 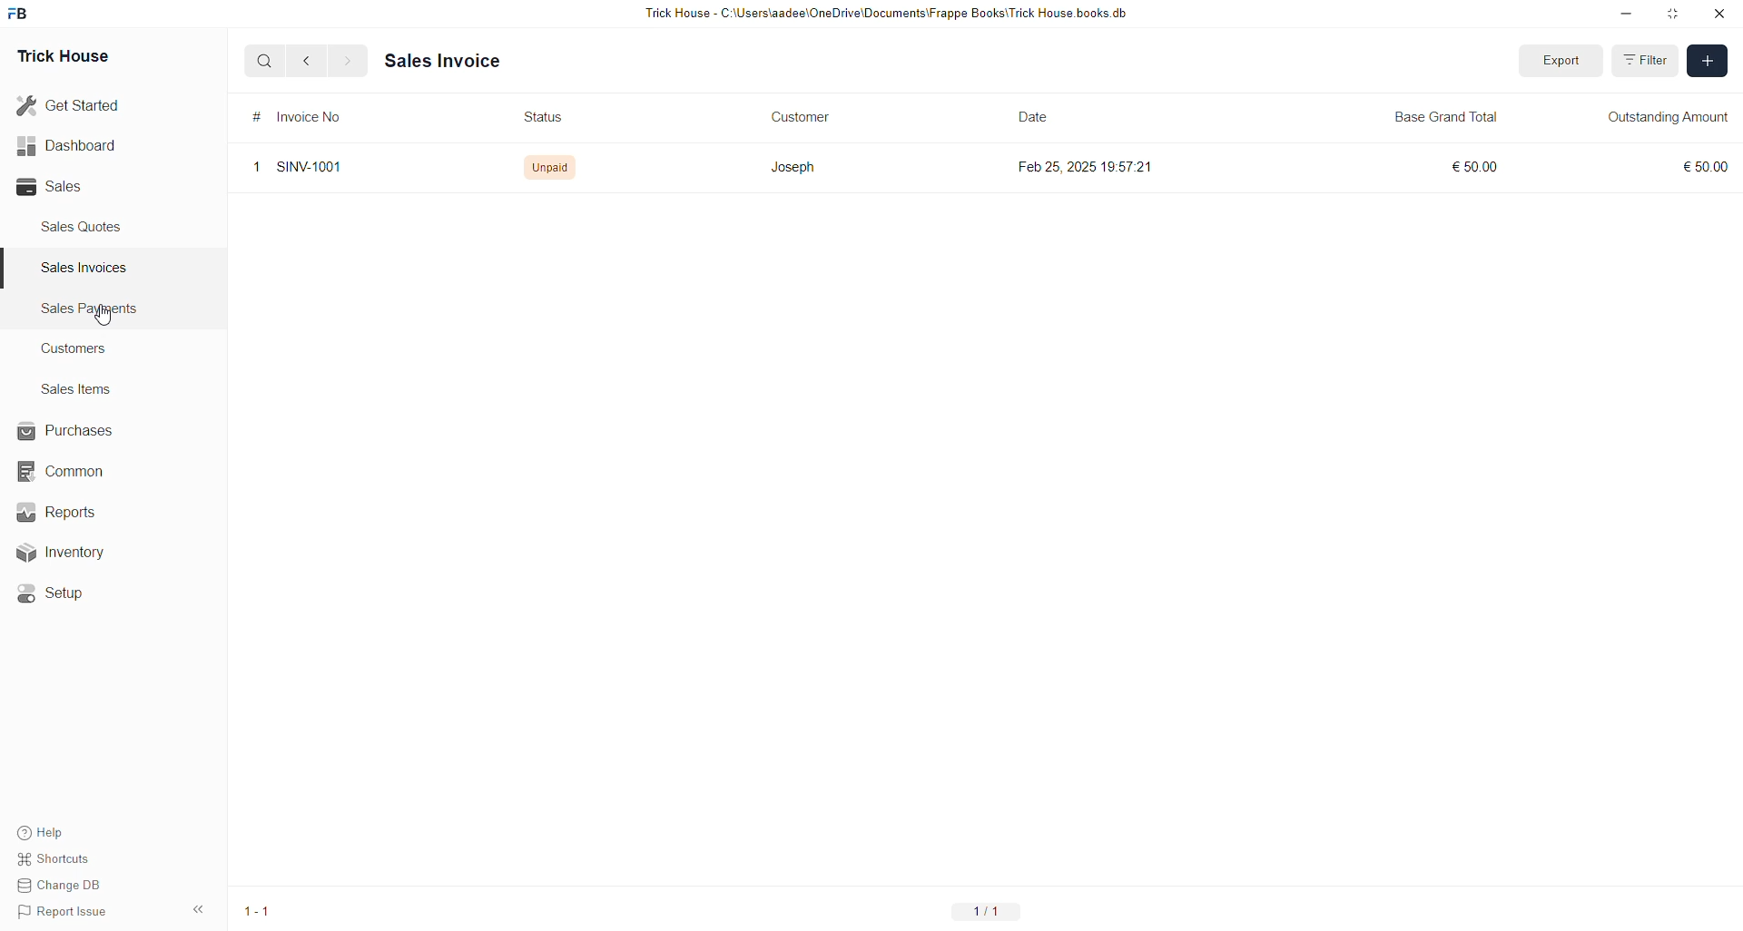 I want to click on Close, so click(x=1718, y=15).